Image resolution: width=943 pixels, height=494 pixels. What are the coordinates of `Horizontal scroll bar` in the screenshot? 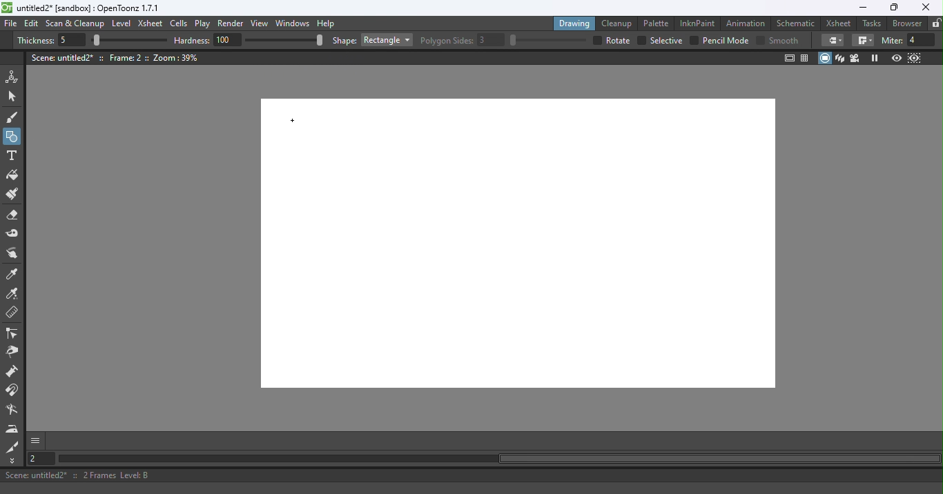 It's located at (498, 459).